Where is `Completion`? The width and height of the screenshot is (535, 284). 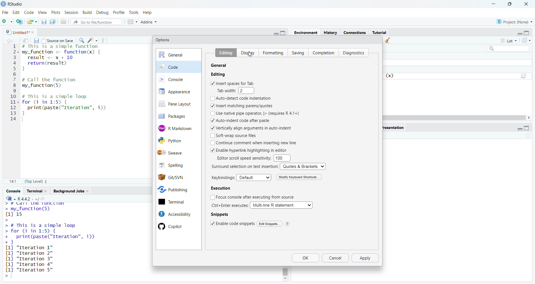
Completion is located at coordinates (324, 53).